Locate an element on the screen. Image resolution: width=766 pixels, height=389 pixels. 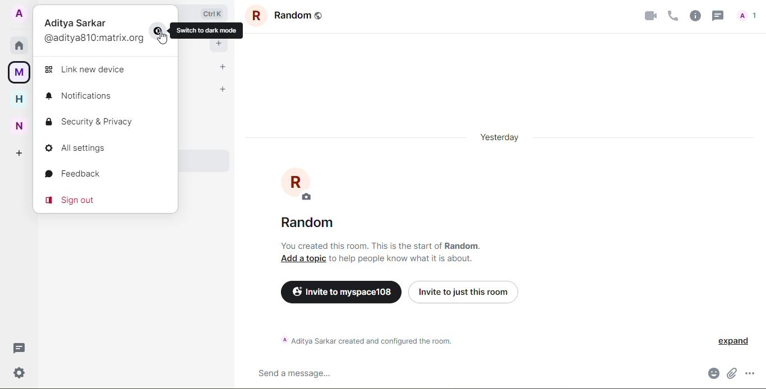
yesterday is located at coordinates (500, 137).